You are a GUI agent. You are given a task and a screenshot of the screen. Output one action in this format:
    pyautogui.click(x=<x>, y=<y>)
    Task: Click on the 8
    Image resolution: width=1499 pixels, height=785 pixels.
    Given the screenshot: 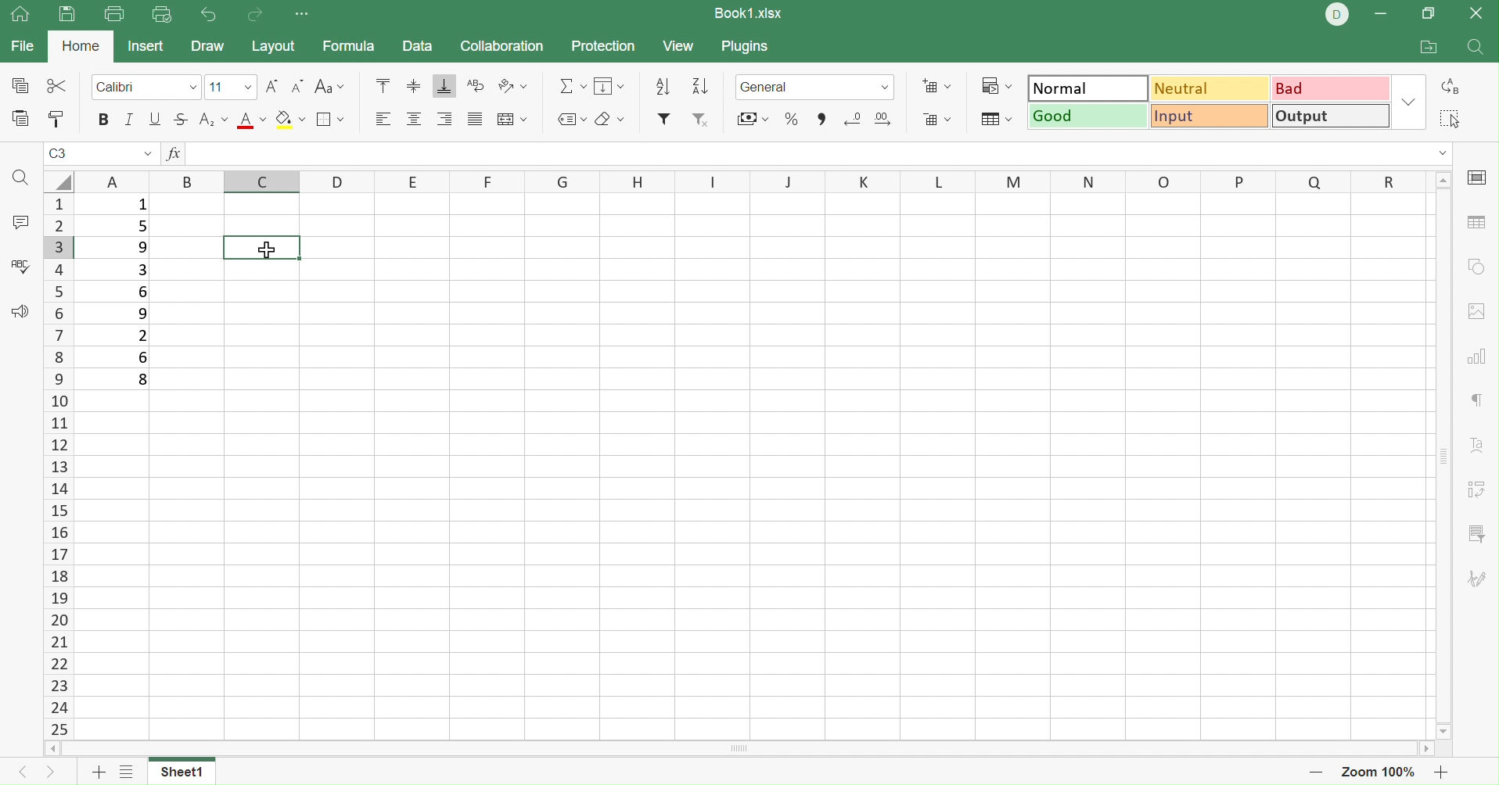 What is the action you would take?
    pyautogui.click(x=142, y=381)
    